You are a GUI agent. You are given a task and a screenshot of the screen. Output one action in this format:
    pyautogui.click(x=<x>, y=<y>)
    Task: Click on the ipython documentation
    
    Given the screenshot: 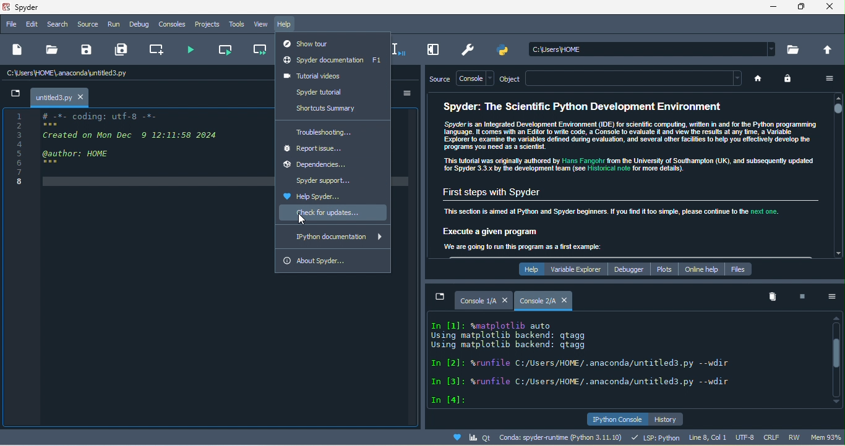 What is the action you would take?
    pyautogui.click(x=336, y=237)
    